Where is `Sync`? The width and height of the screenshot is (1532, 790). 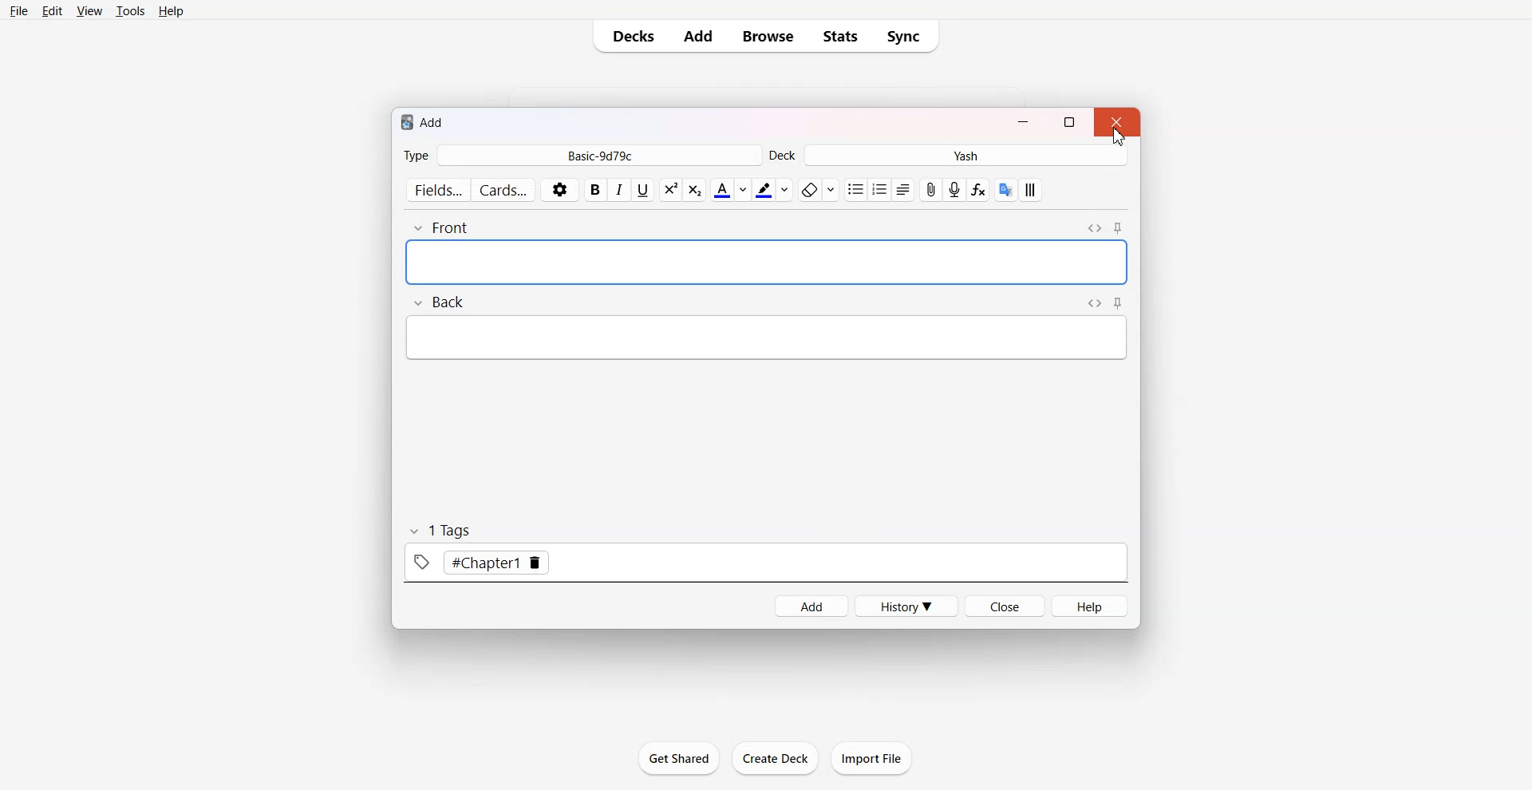 Sync is located at coordinates (908, 37).